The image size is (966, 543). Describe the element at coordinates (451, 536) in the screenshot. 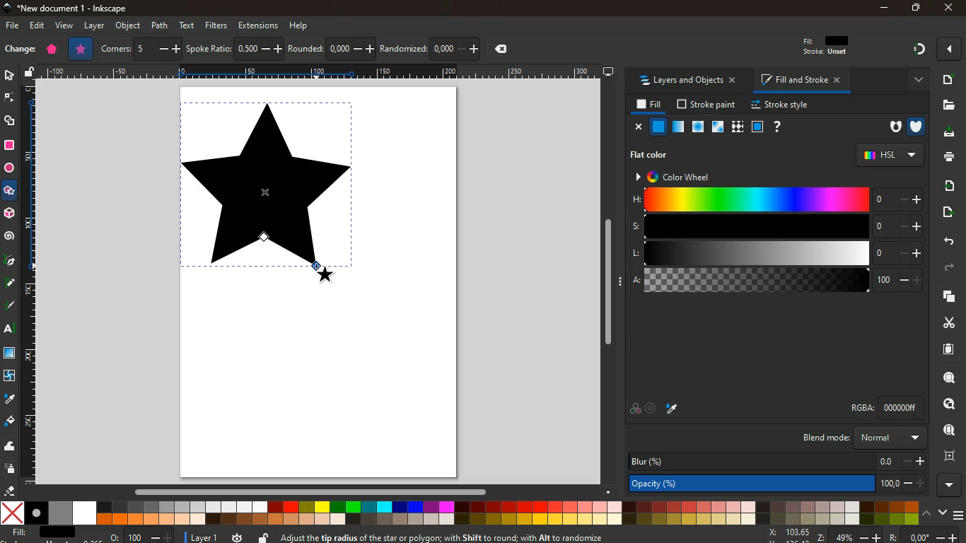

I see `Adjust the tip radius of the star or polygon with Shift to round; with Alt to randomize` at that location.